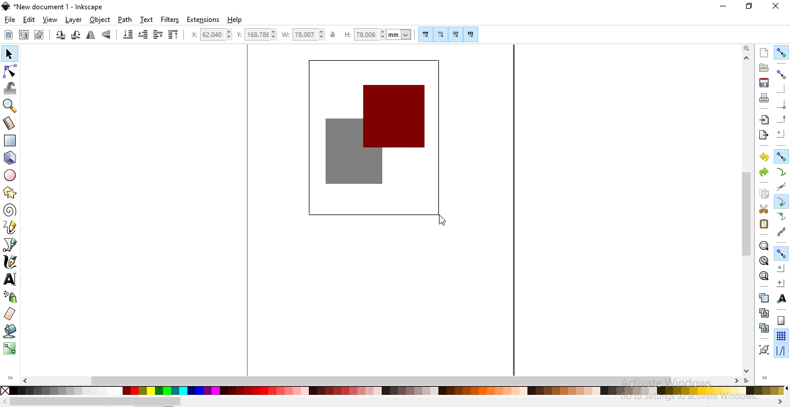 The width and height of the screenshot is (790, 407). Describe the element at coordinates (100, 20) in the screenshot. I see `object` at that location.